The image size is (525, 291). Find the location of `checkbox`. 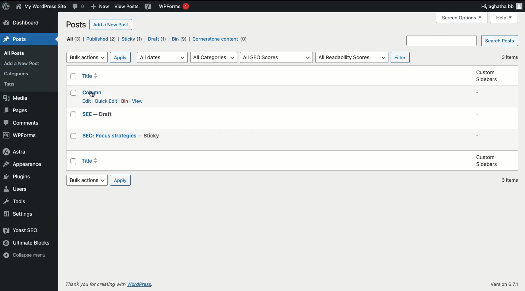

checkbox is located at coordinates (73, 76).